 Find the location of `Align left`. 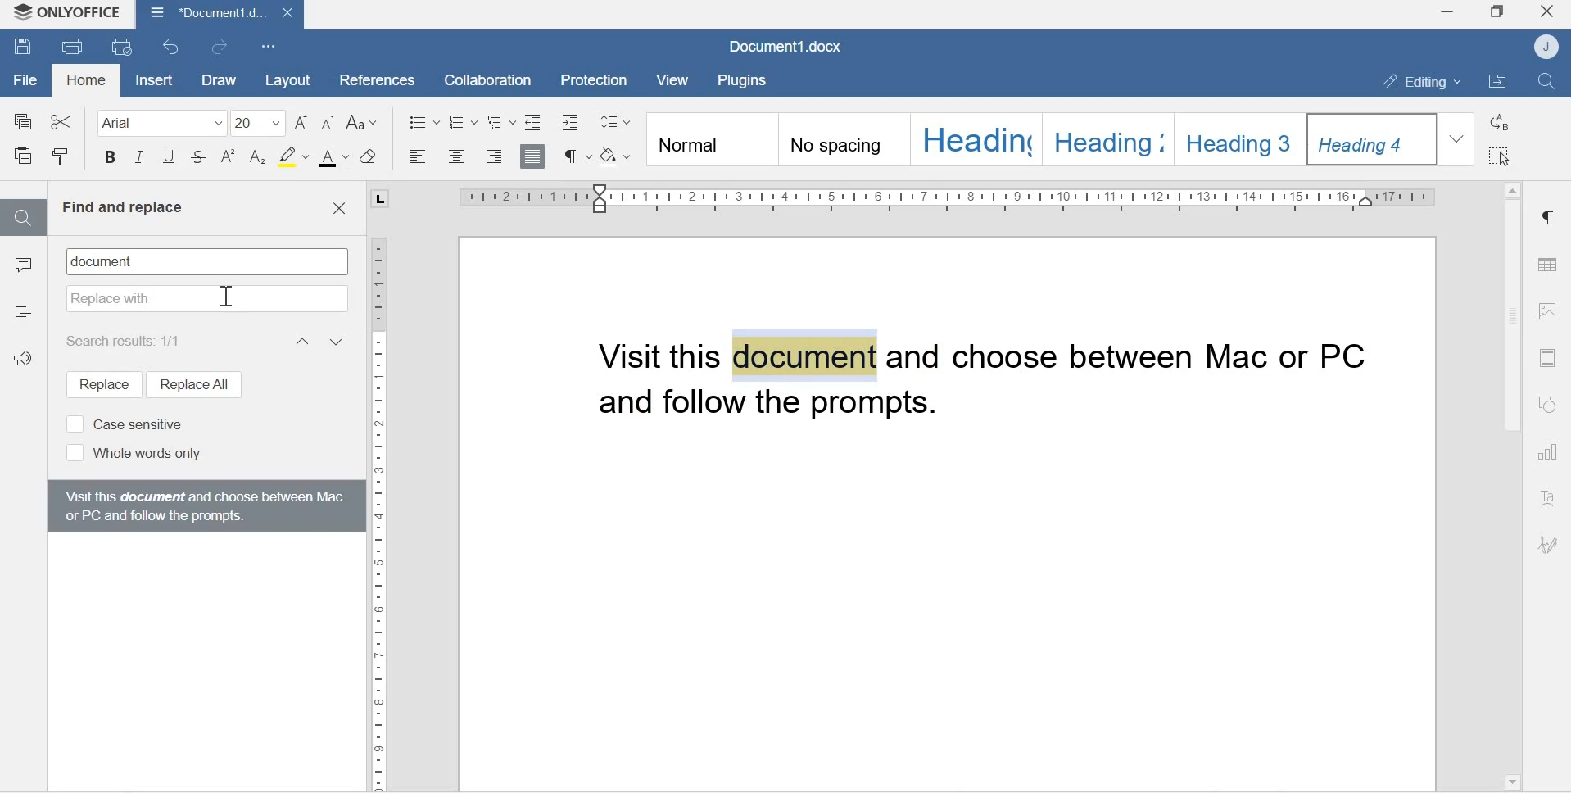

Align left is located at coordinates (419, 157).